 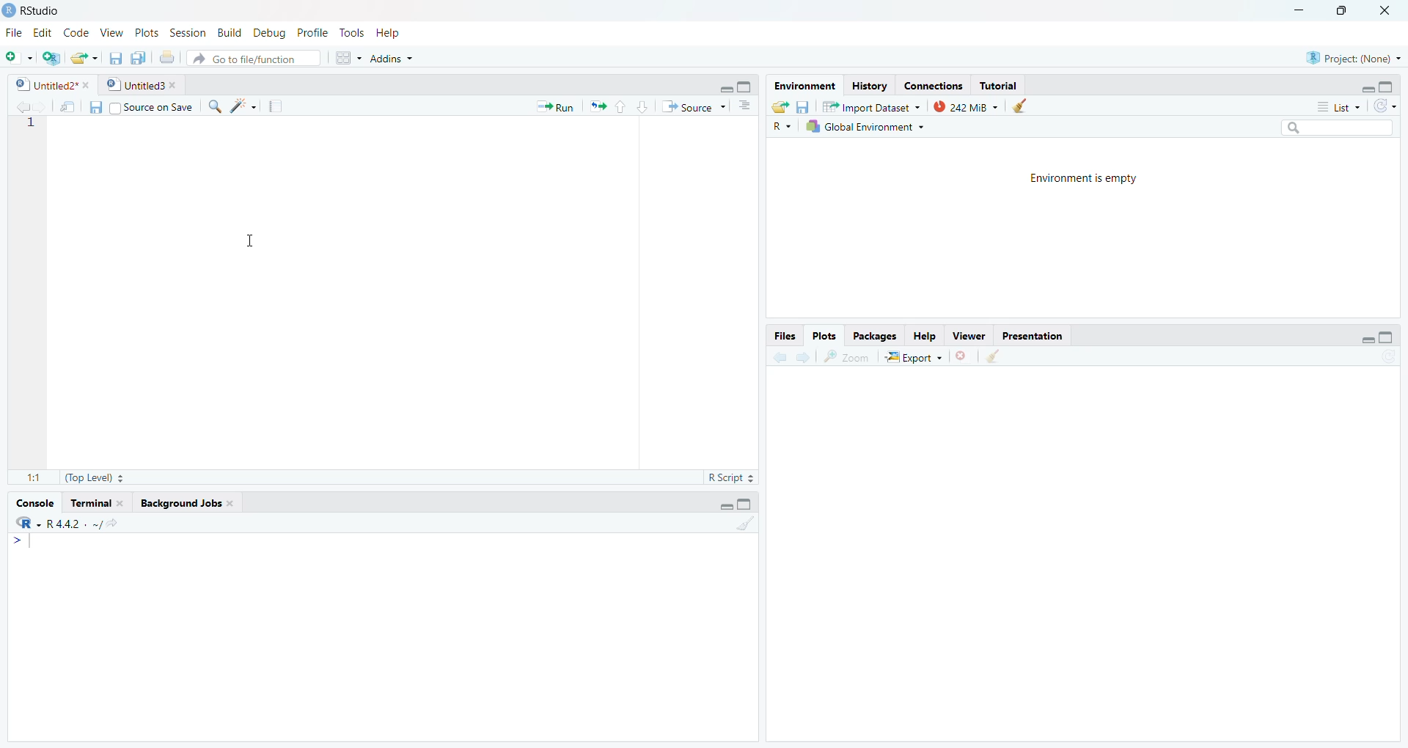 I want to click on up, so click(x=620, y=106).